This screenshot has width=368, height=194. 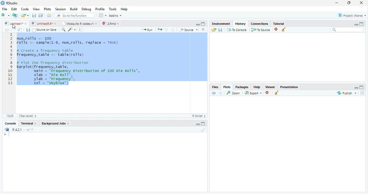 What do you see at coordinates (356, 88) in the screenshot?
I see `Hide` at bounding box center [356, 88].